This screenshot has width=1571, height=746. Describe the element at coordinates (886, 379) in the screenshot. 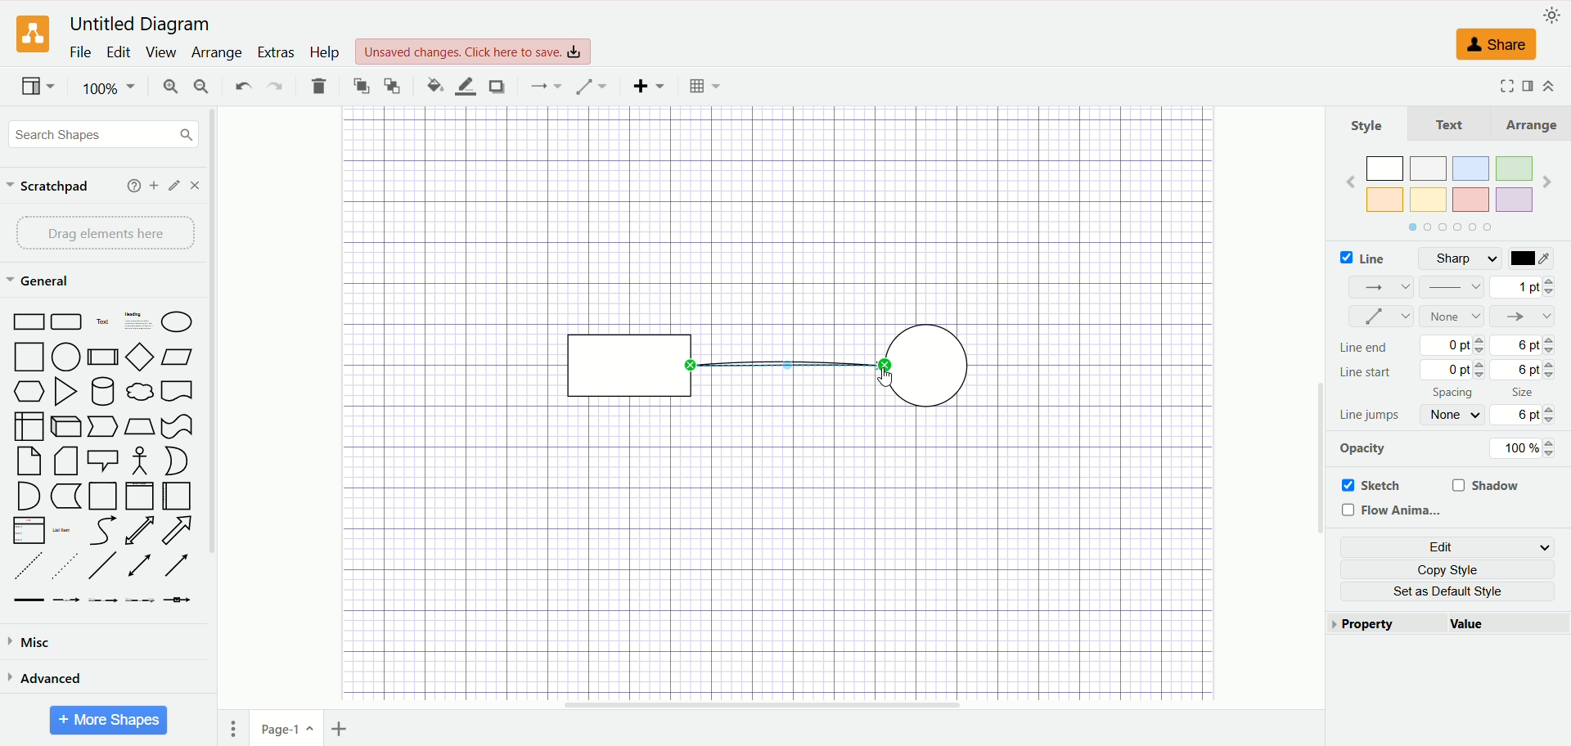

I see `cursor AFTER_LAST_ACTION` at that location.